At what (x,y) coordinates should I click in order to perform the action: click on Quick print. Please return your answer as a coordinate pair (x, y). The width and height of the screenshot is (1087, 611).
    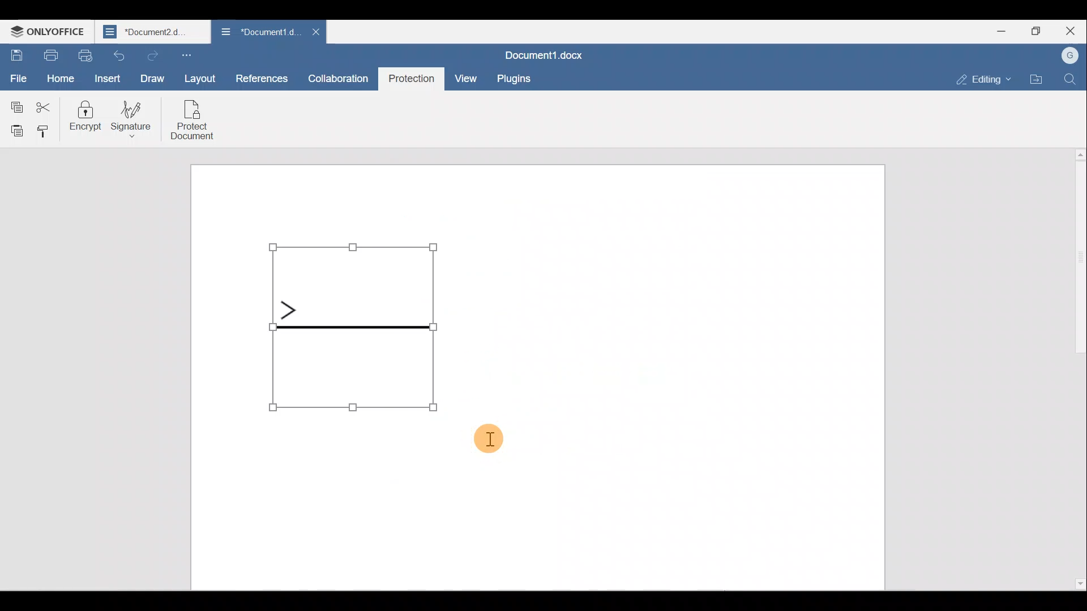
    Looking at the image, I should click on (87, 54).